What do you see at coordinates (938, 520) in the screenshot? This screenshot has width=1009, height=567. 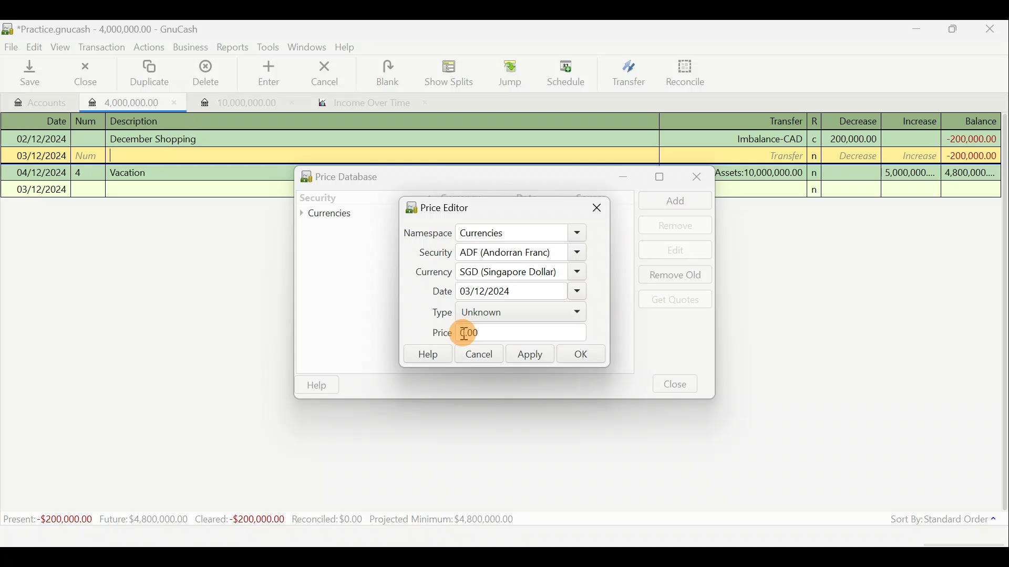 I see `Sort by` at bounding box center [938, 520].